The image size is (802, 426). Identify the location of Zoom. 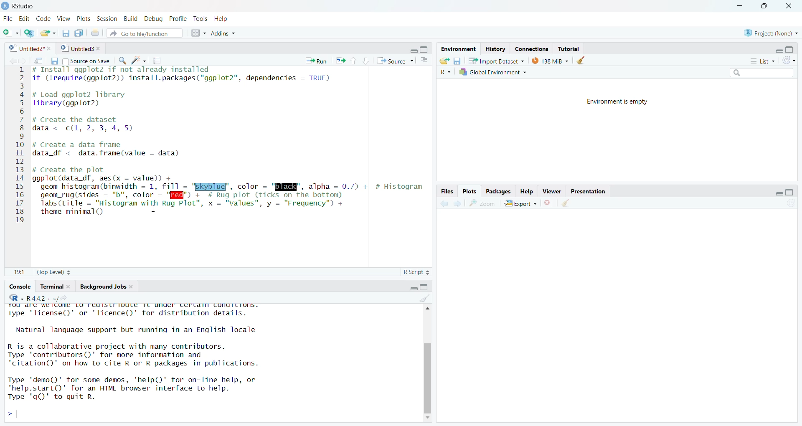
(485, 203).